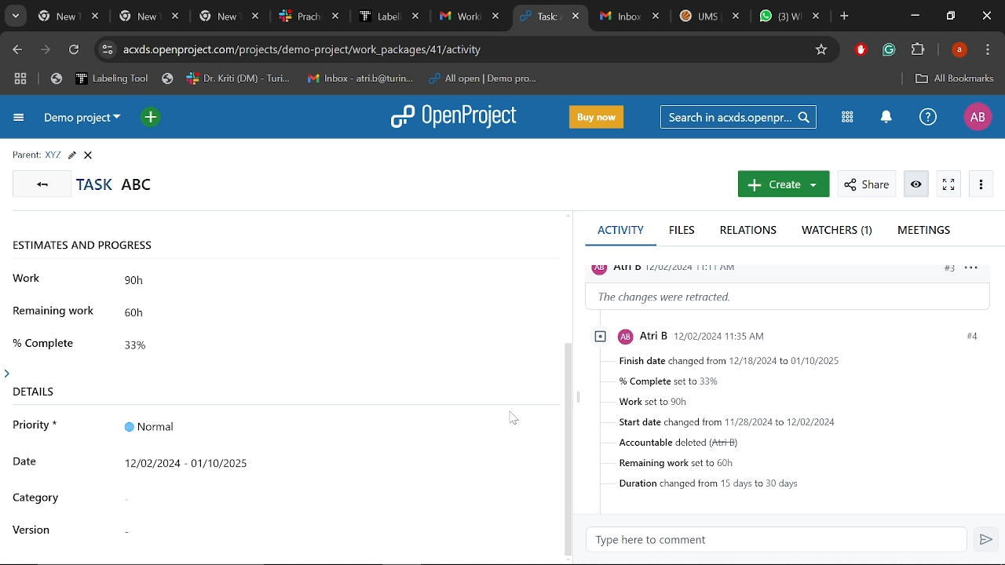  Describe the element at coordinates (926, 117) in the screenshot. I see `Help` at that location.